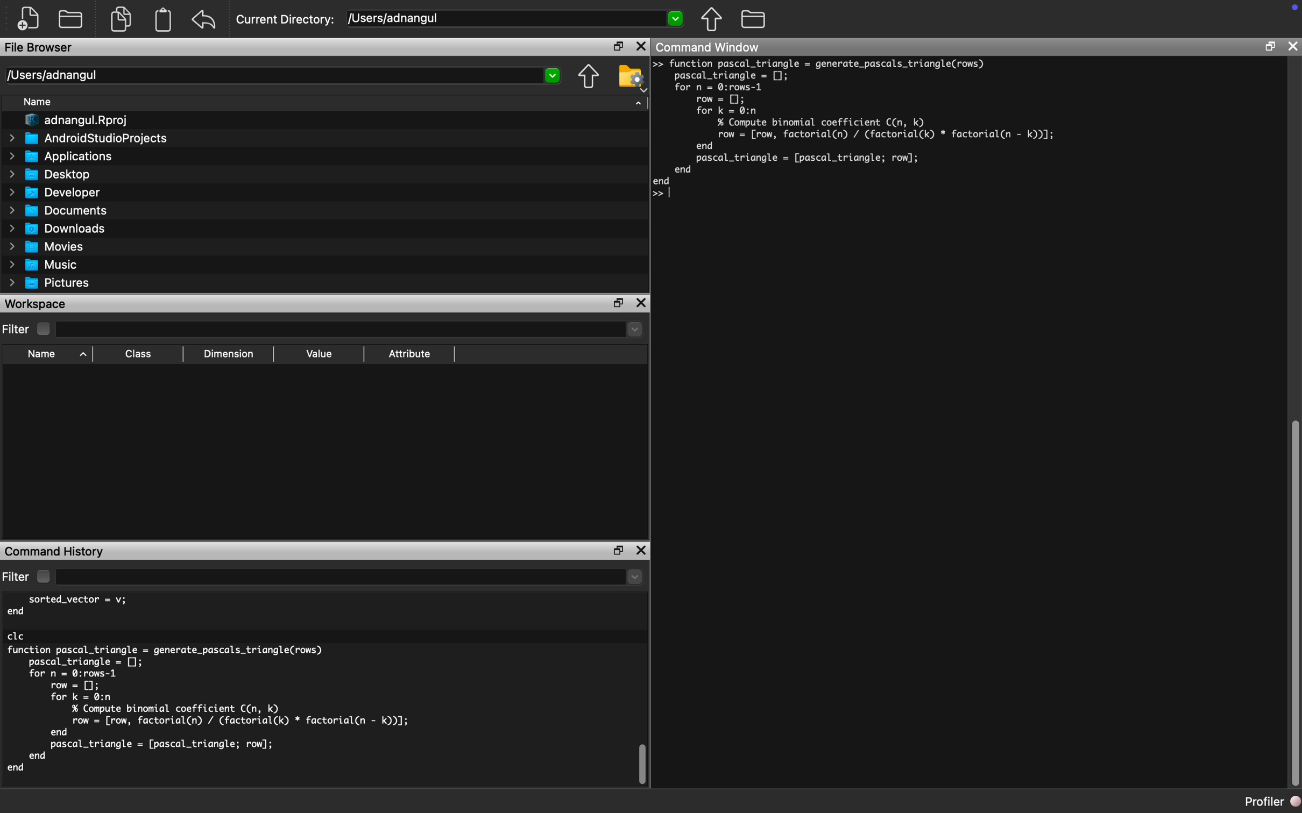 The height and width of the screenshot is (813, 1302). Describe the element at coordinates (588, 77) in the screenshot. I see `Parent Directory` at that location.